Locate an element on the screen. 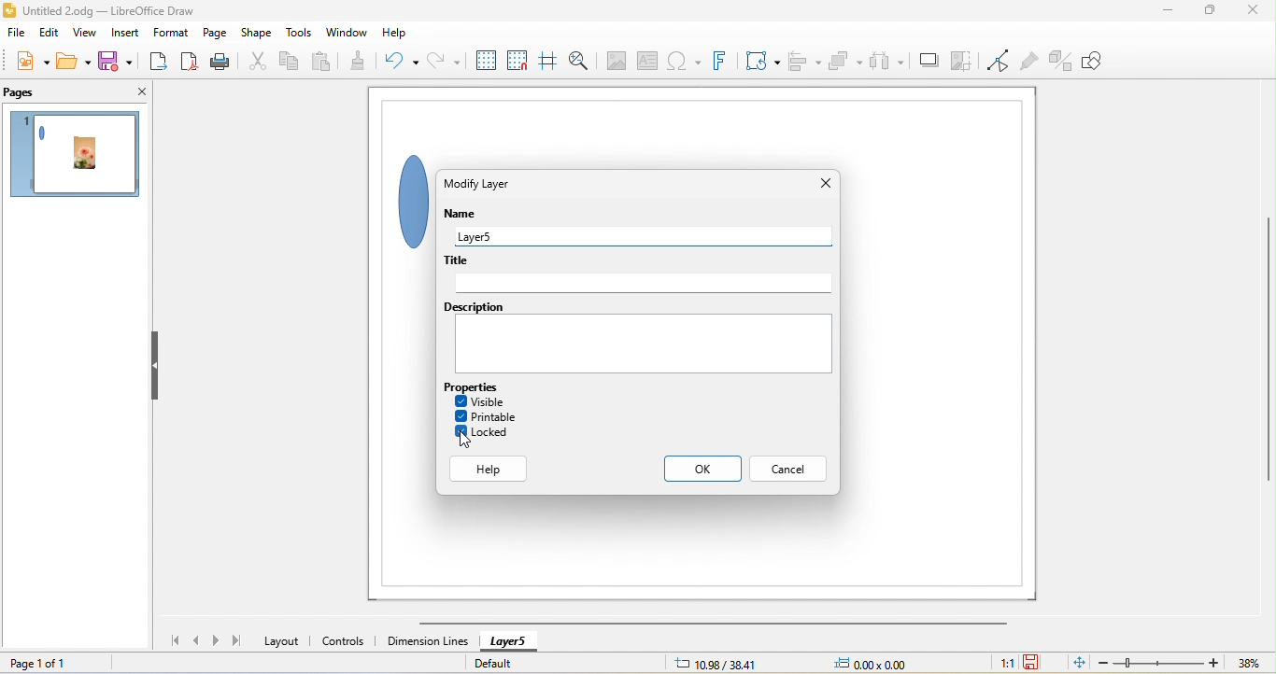  redo is located at coordinates (442, 63).